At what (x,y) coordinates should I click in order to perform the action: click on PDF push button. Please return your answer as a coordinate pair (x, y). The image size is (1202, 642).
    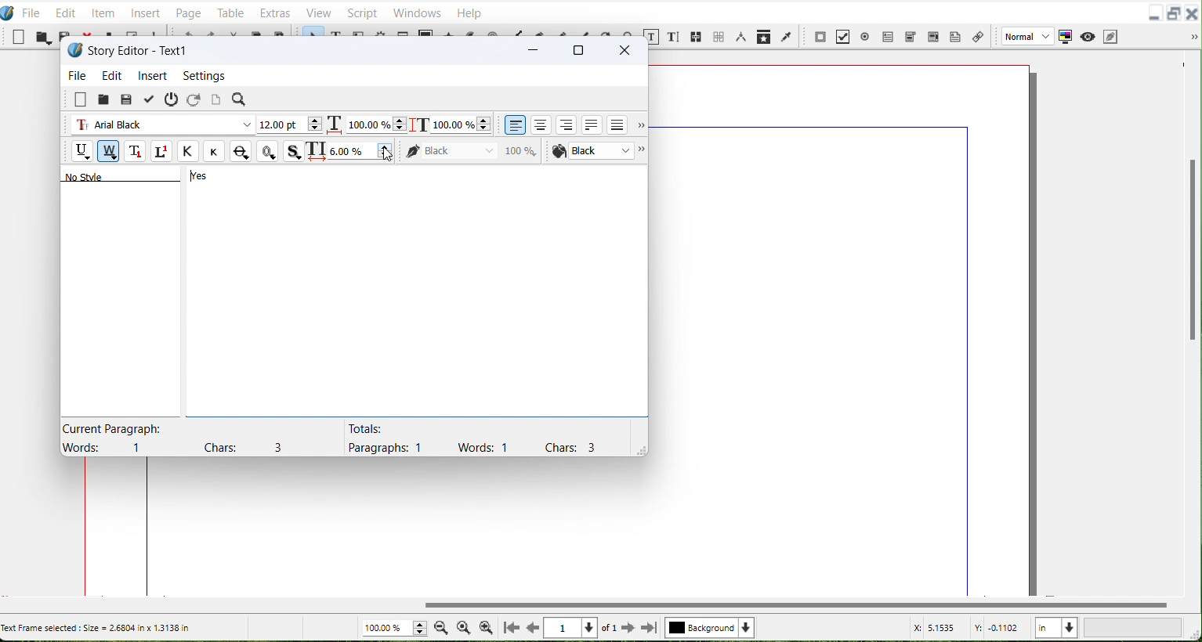
    Looking at the image, I should click on (820, 35).